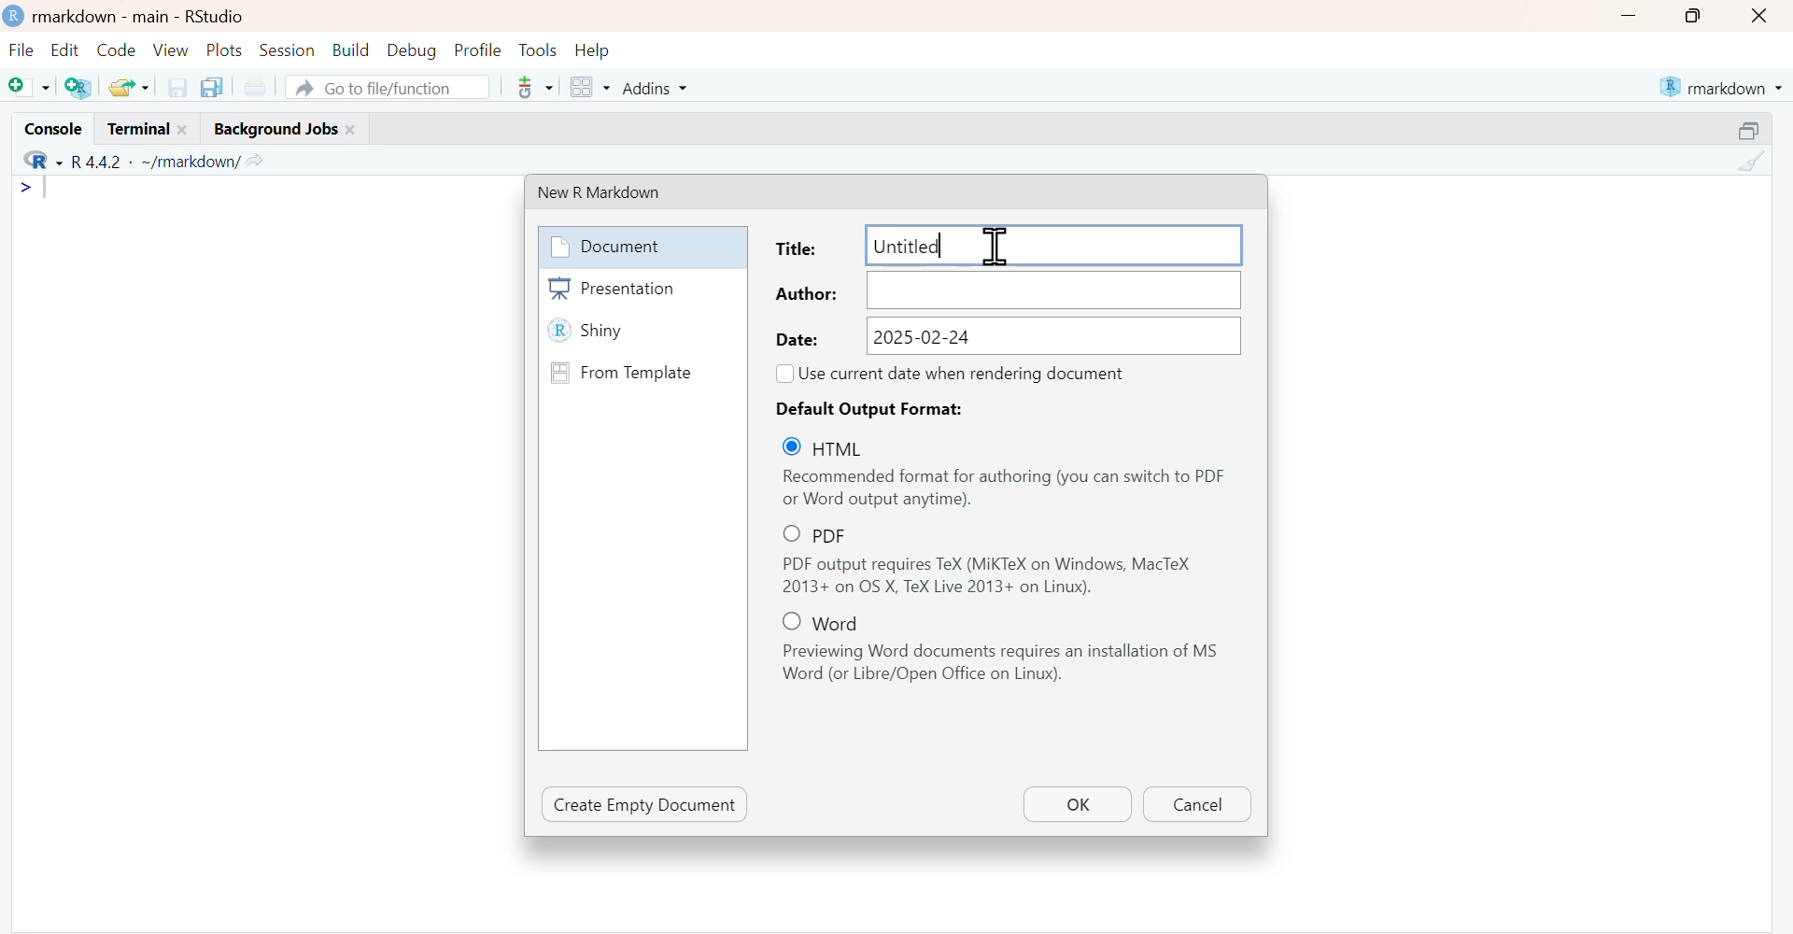 This screenshot has height=934, width=1793. What do you see at coordinates (388, 86) in the screenshot?
I see `Go to file/function` at bounding box center [388, 86].